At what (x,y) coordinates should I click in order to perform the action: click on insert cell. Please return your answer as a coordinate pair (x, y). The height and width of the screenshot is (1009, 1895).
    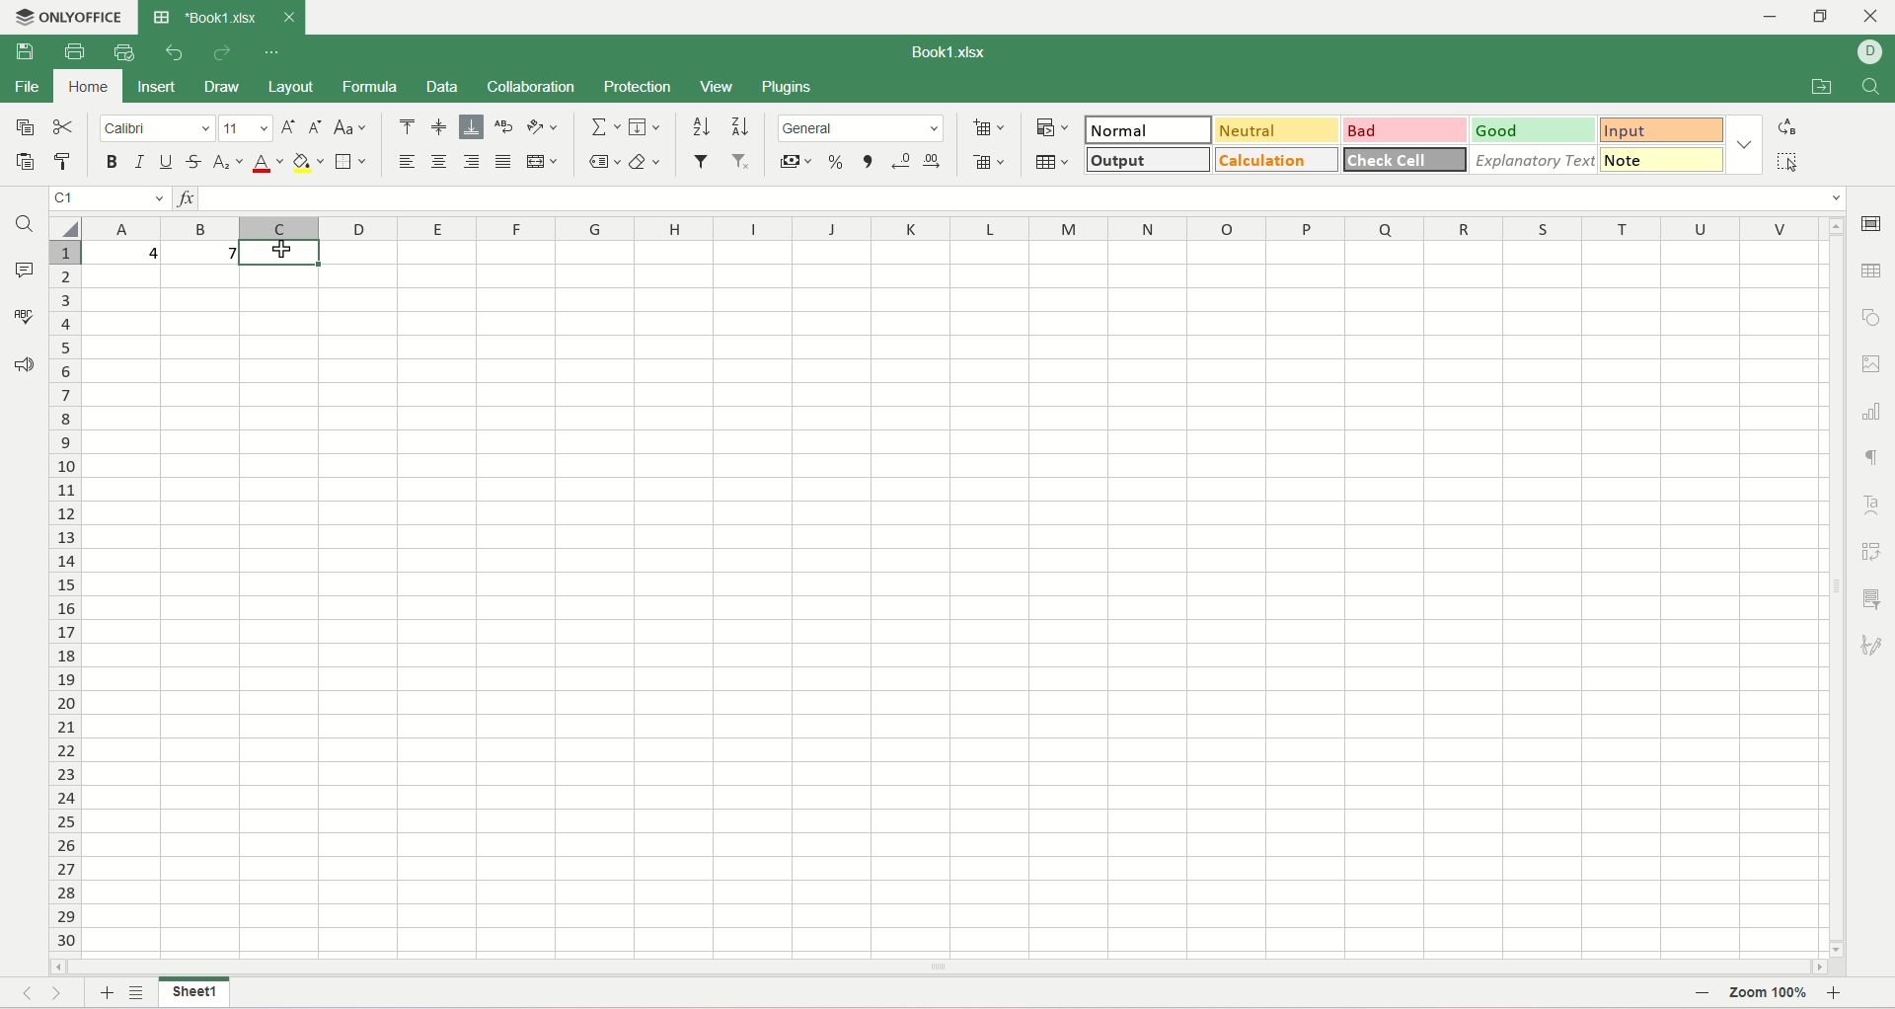
    Looking at the image, I should click on (991, 124).